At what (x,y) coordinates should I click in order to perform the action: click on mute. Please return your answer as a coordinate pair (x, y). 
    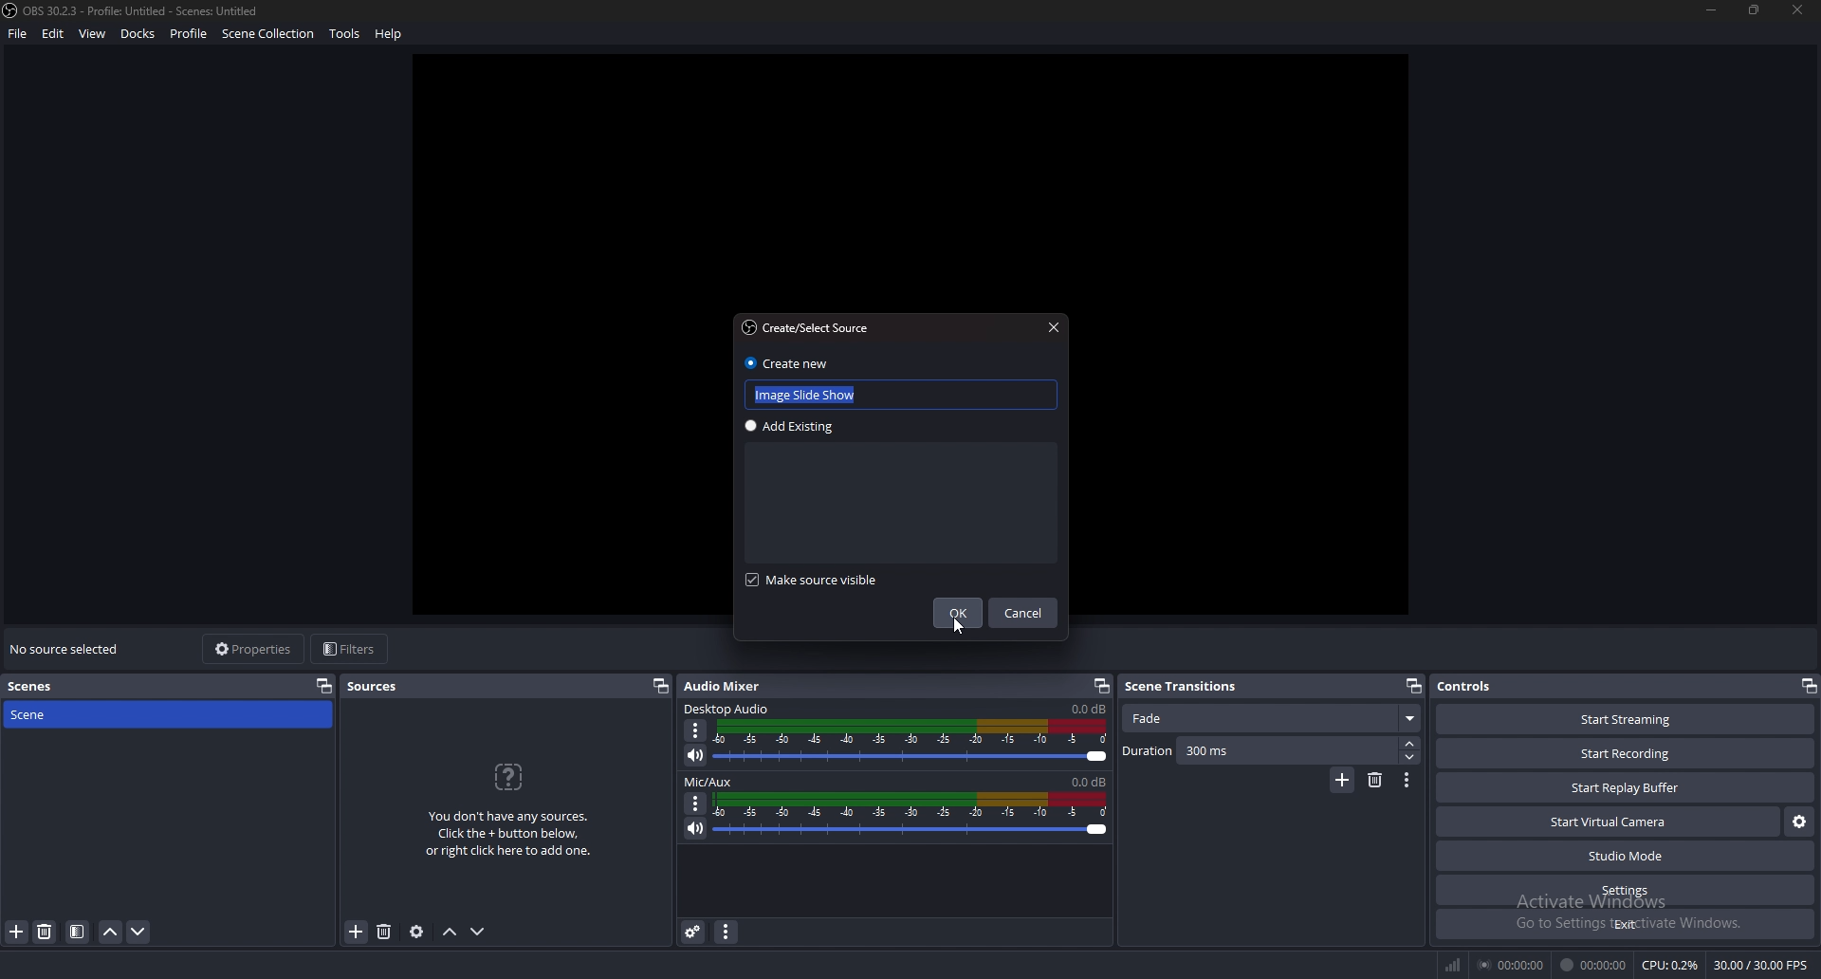
    Looking at the image, I should click on (695, 755).